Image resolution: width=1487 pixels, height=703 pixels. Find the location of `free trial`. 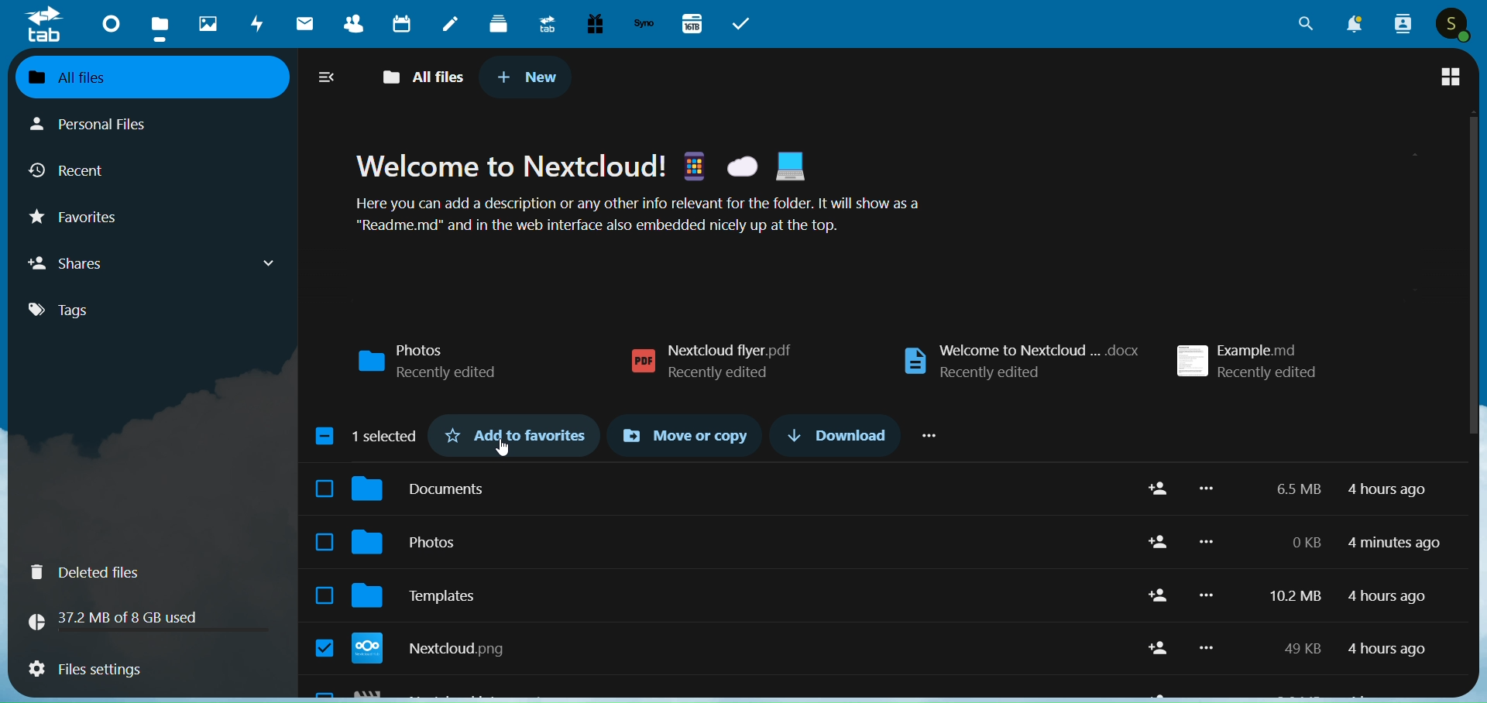

free trial is located at coordinates (595, 24).